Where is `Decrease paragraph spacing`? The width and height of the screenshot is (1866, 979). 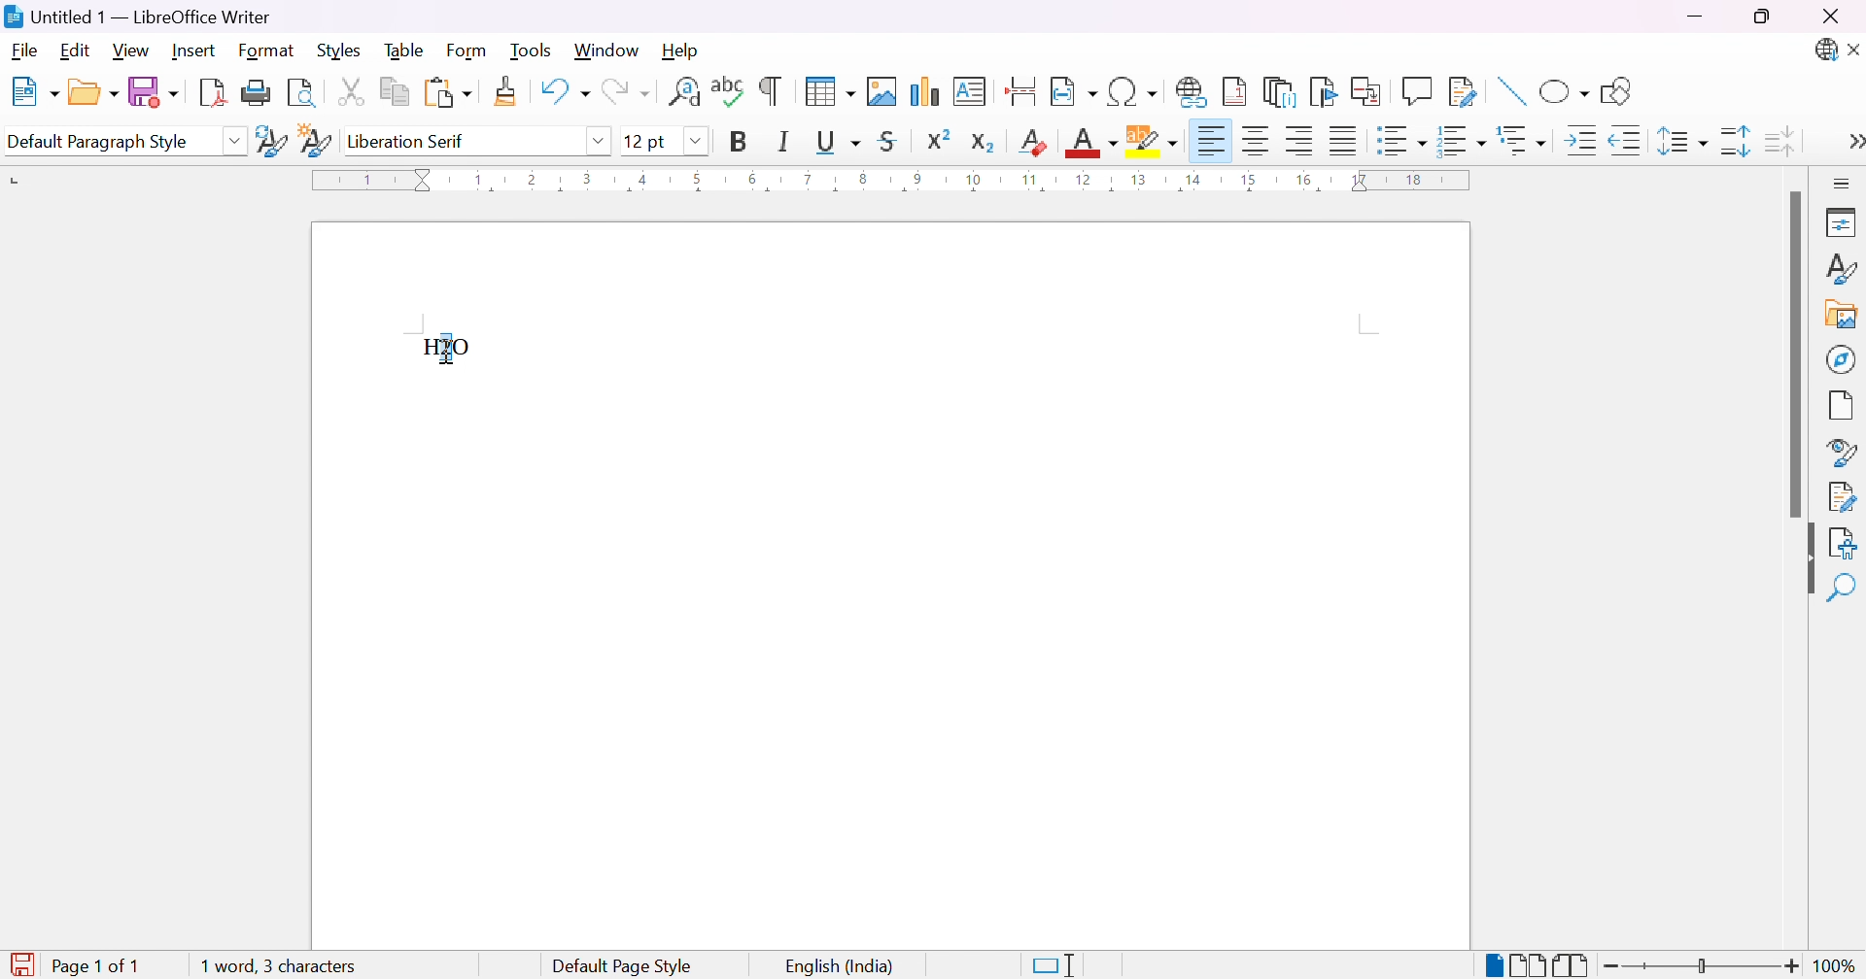
Decrease paragraph spacing is located at coordinates (1778, 139).